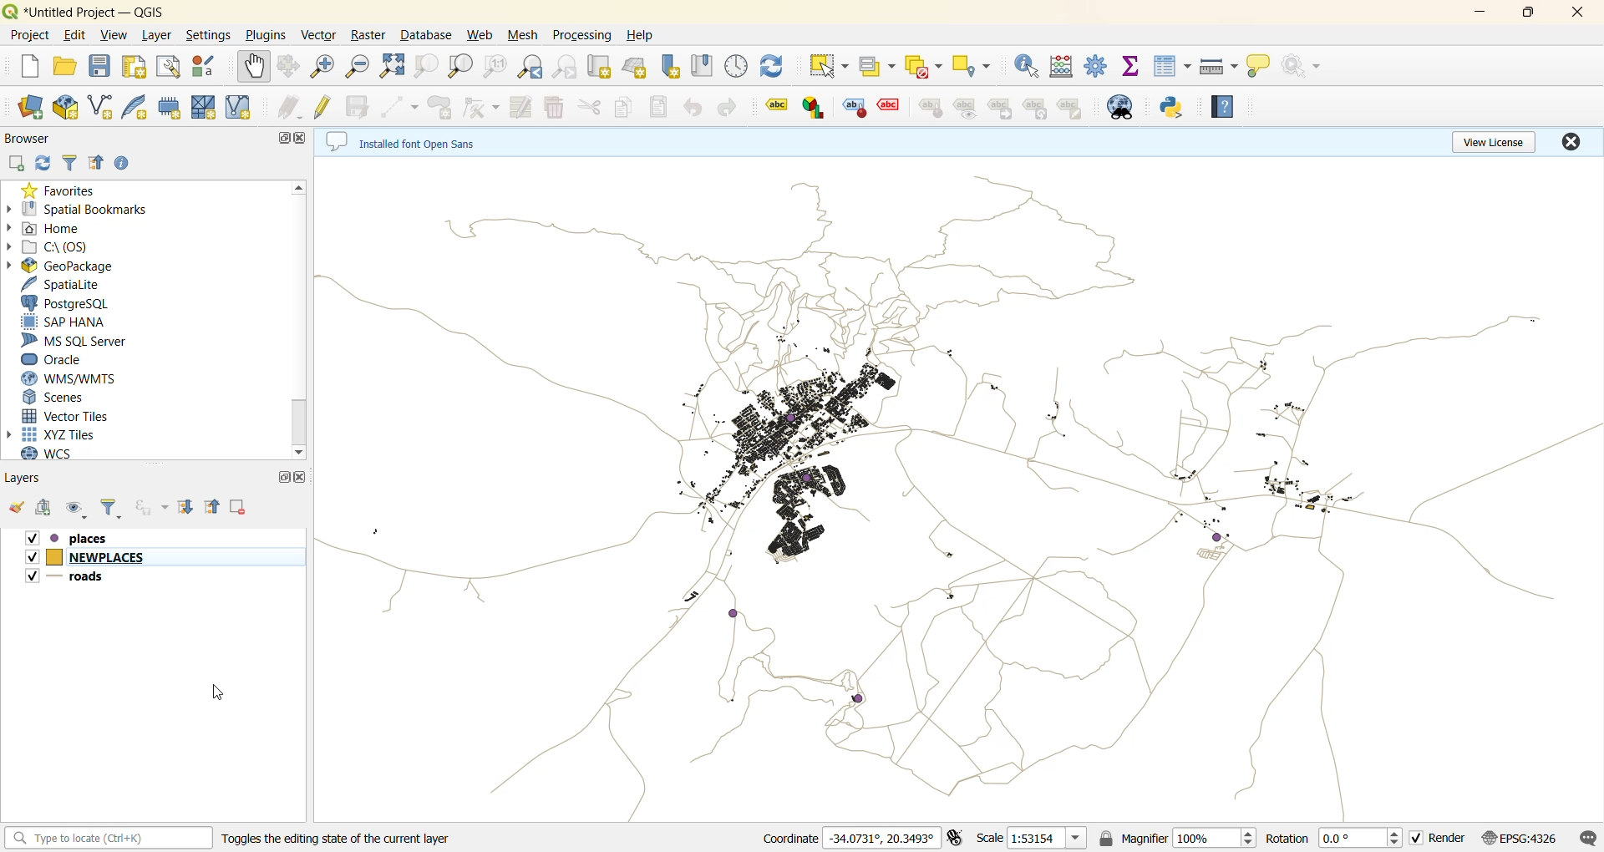 Image resolution: width=1604 pixels, height=852 pixels. I want to click on web, so click(482, 38).